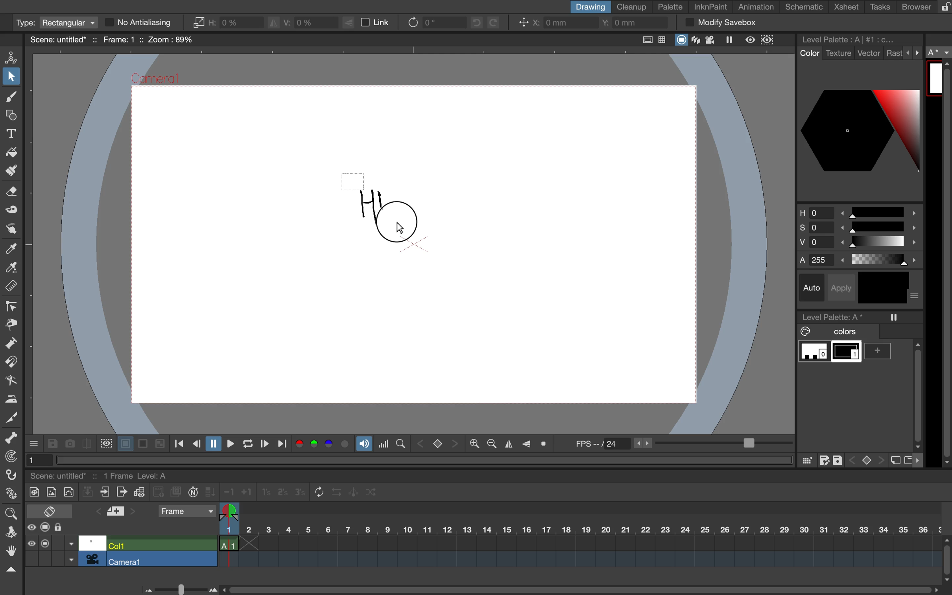  What do you see at coordinates (839, 459) in the screenshot?
I see `save` at bounding box center [839, 459].